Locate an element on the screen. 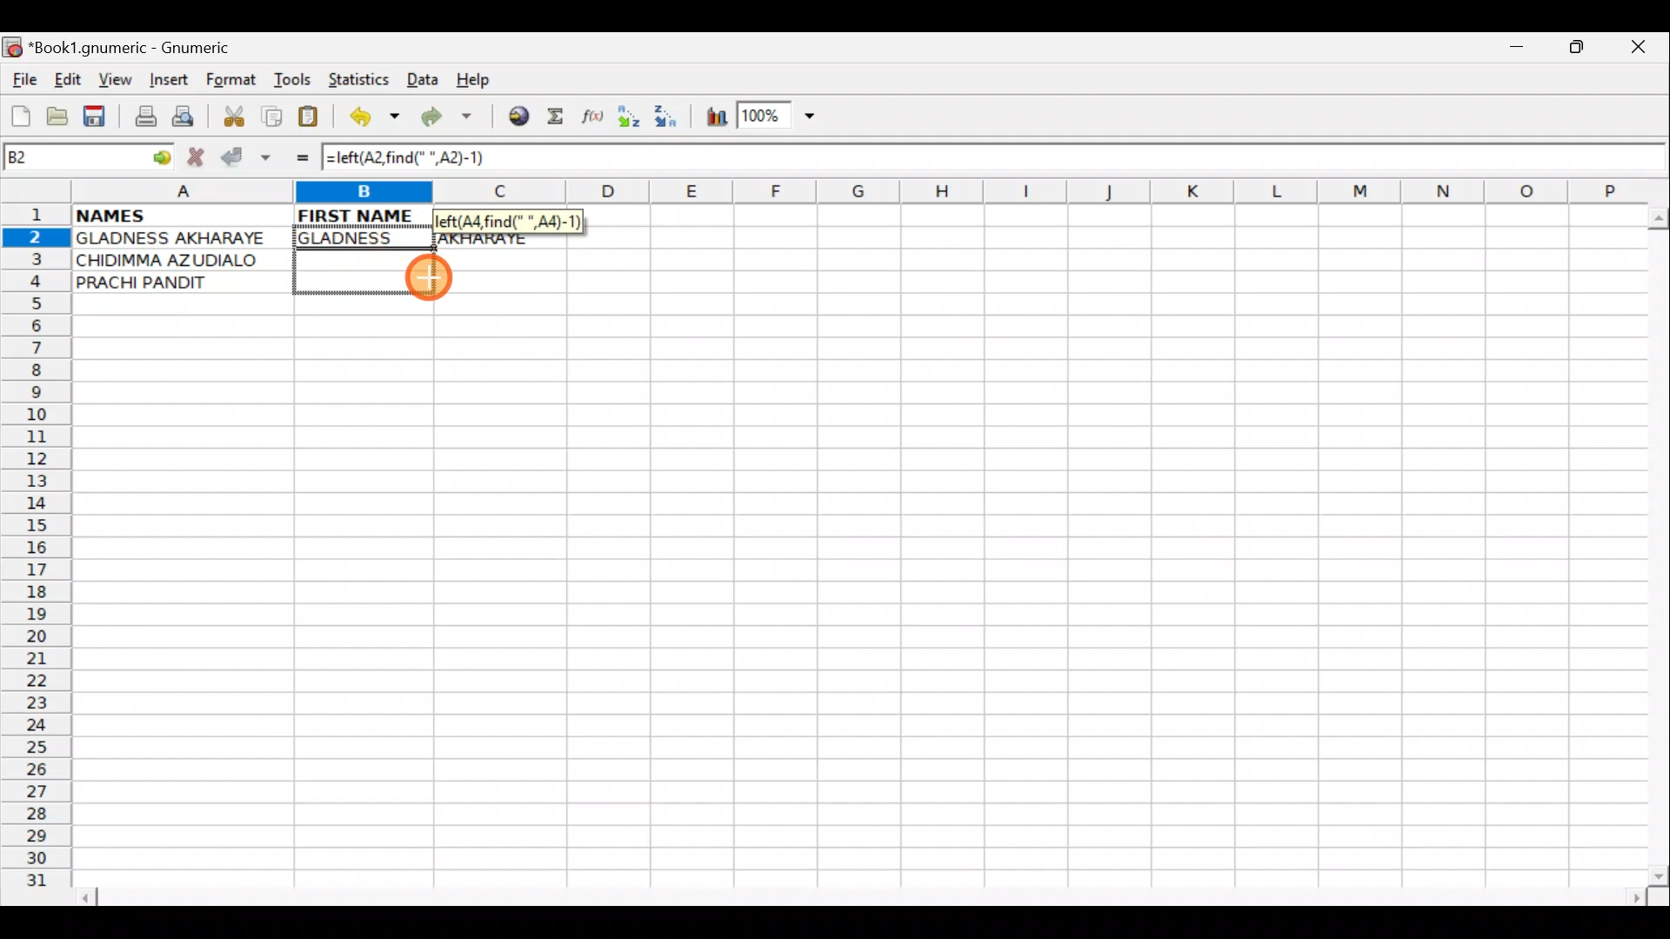 The width and height of the screenshot is (1670, 939). Gnumeric logo is located at coordinates (12, 49).